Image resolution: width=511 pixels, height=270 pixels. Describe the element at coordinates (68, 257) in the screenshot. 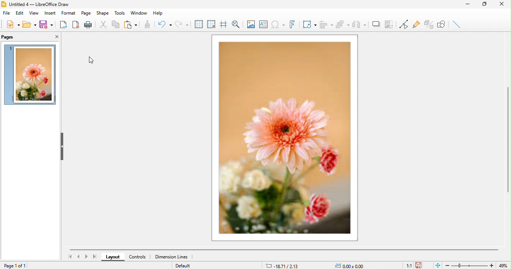

I see `first page` at that location.